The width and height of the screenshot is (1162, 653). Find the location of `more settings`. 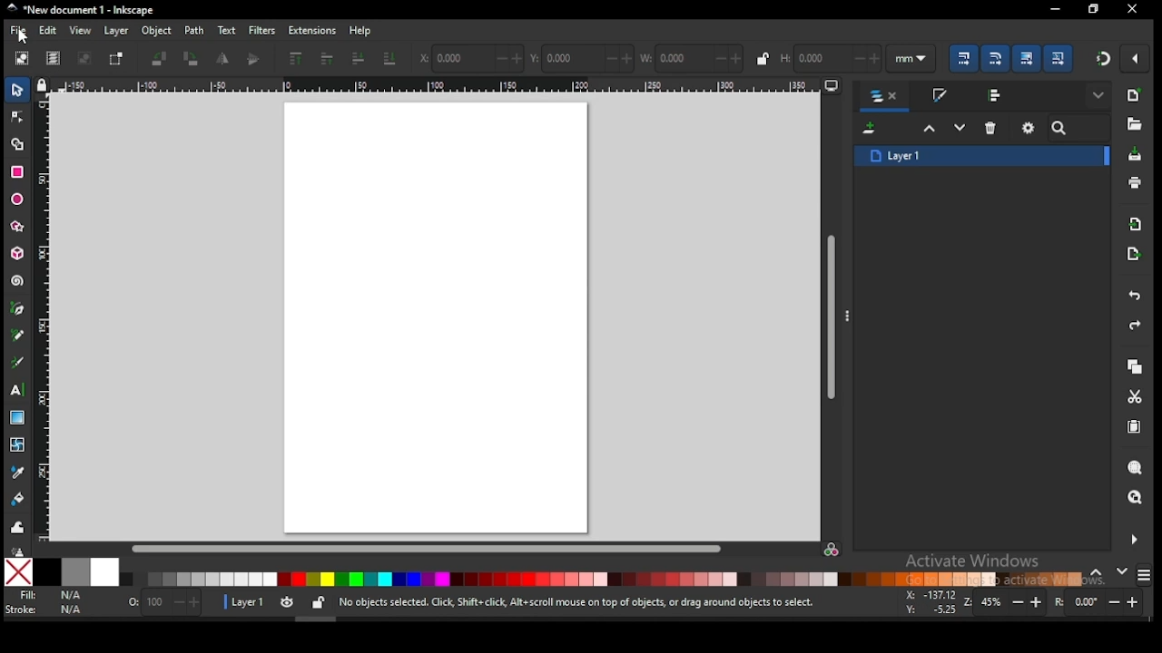

more settings is located at coordinates (1132, 540).